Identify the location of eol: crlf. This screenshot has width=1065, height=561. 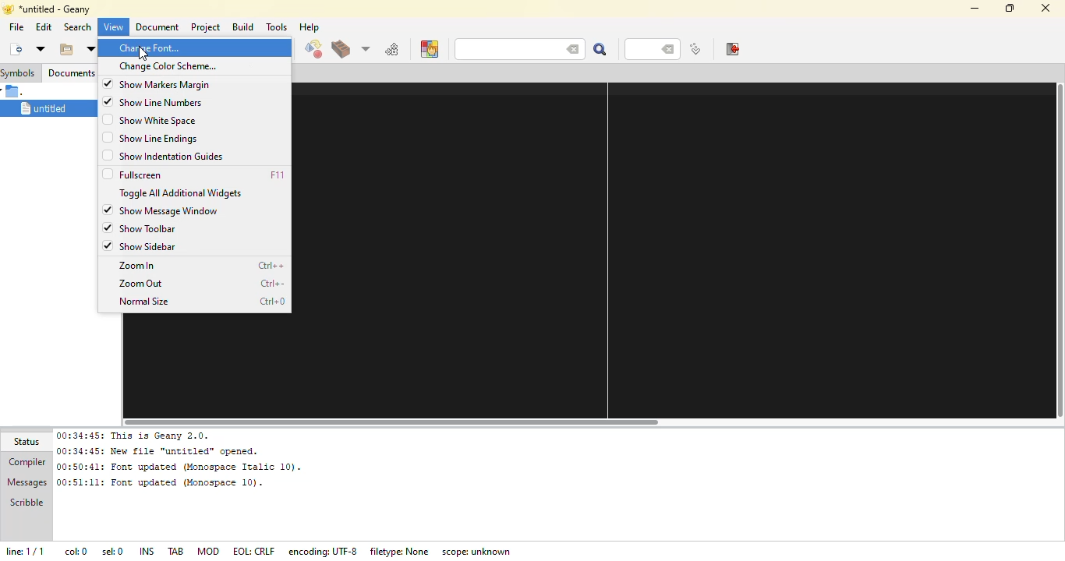
(253, 552).